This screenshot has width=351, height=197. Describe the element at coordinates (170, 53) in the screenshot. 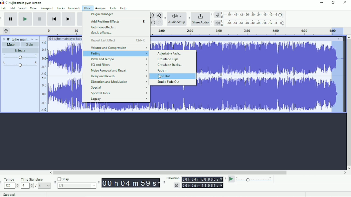

I see `Adjustable Fade` at that location.